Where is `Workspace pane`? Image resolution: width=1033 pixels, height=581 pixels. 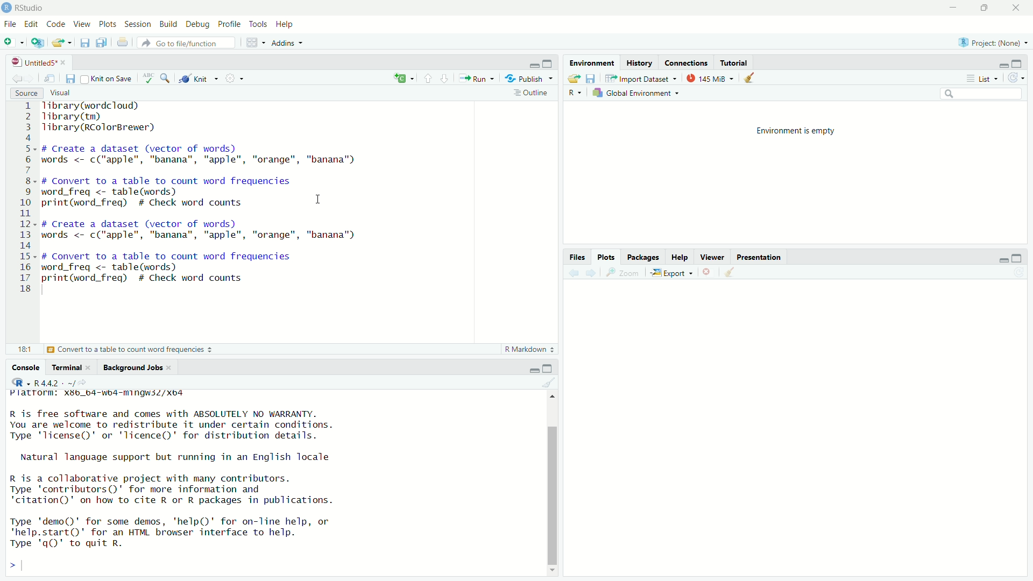
Workspace pane is located at coordinates (256, 42).